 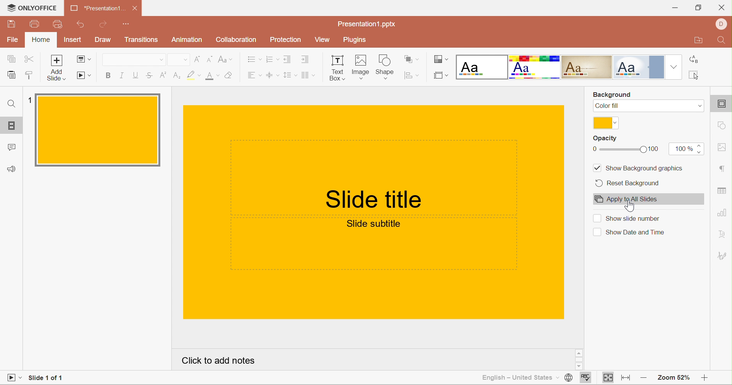 I want to click on View, so click(x=322, y=40).